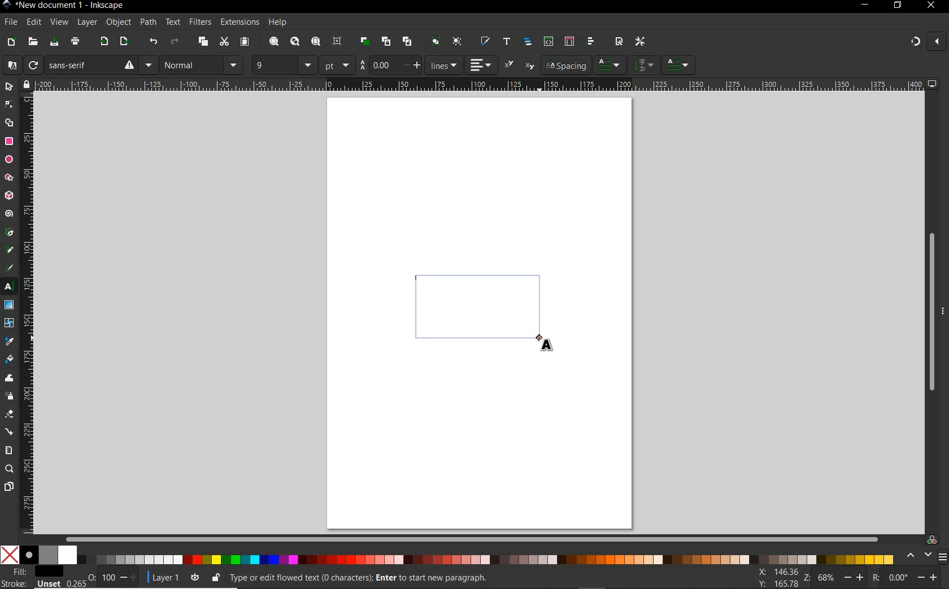 The image size is (949, 589). Describe the element at coordinates (129, 577) in the screenshot. I see `increase/decrease` at that location.